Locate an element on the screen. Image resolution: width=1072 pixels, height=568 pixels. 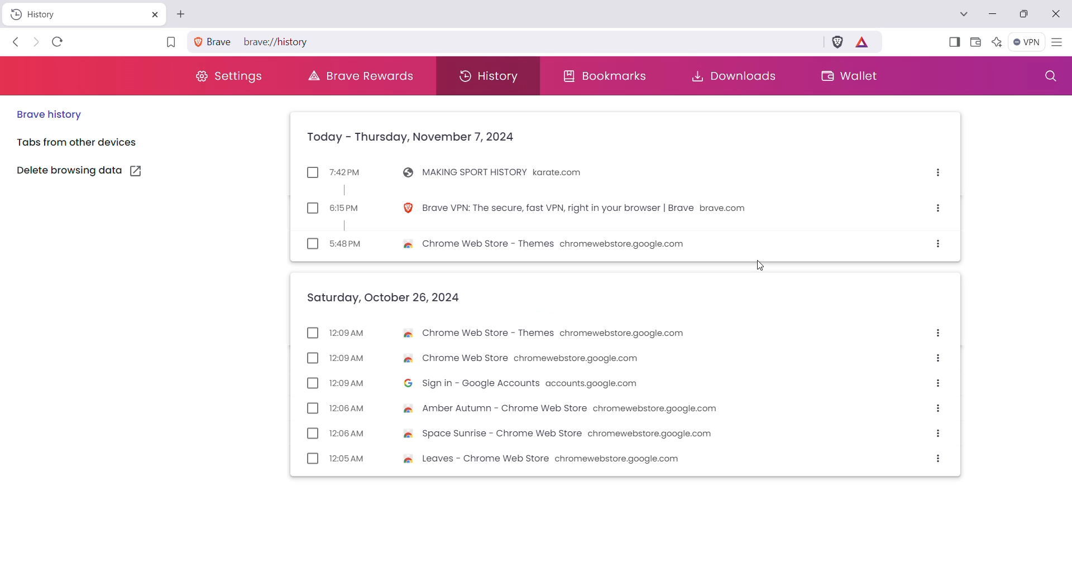
Brave Wallet is located at coordinates (974, 42).